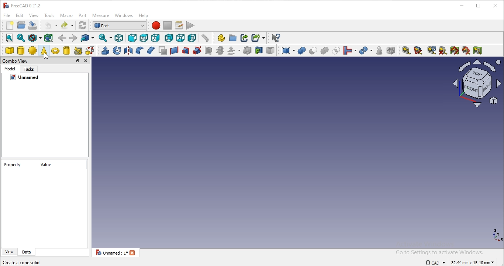 This screenshot has height=266, width=504. What do you see at coordinates (193, 38) in the screenshot?
I see `left` at bounding box center [193, 38].